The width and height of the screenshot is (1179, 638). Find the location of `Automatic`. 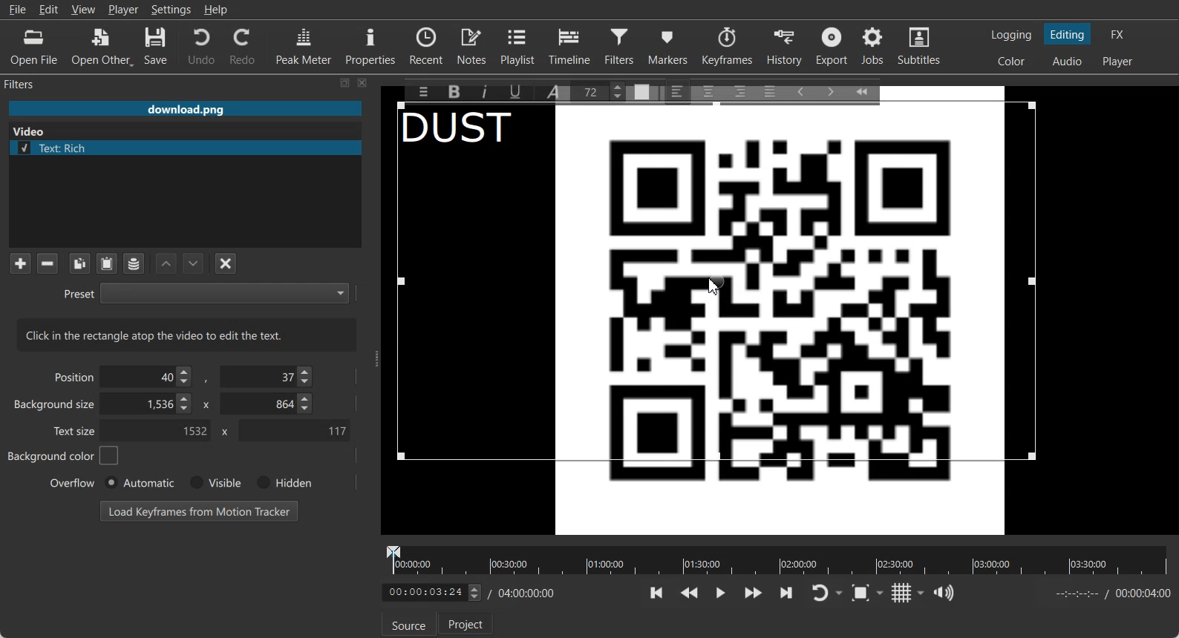

Automatic is located at coordinates (139, 482).